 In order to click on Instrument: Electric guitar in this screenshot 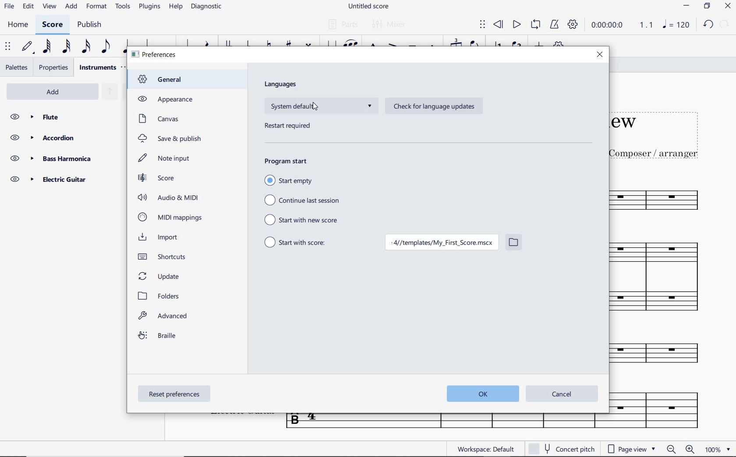, I will do `click(661, 409)`.